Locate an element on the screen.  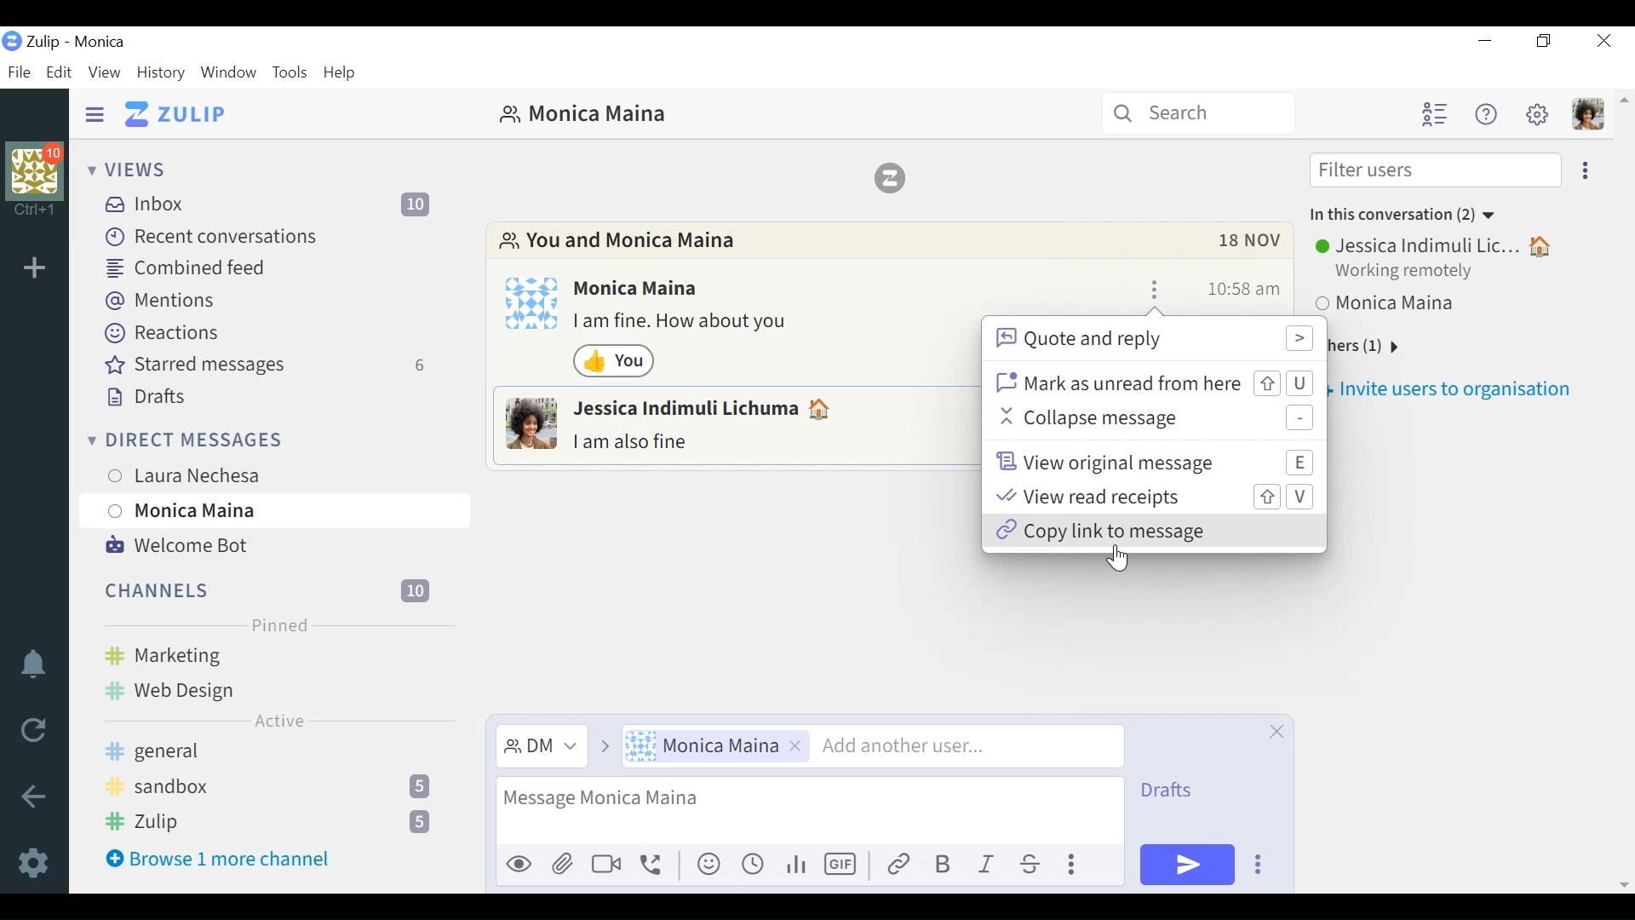
Organization profile is located at coordinates (35, 167).